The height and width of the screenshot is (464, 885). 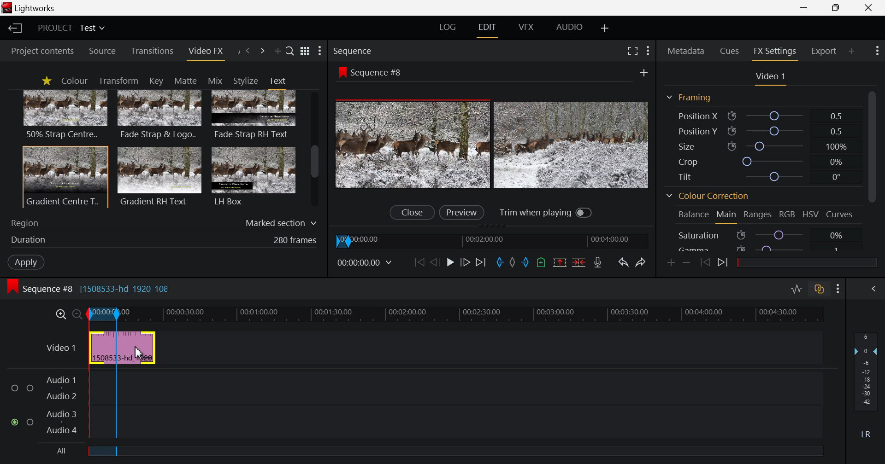 I want to click on Source, so click(x=102, y=52).